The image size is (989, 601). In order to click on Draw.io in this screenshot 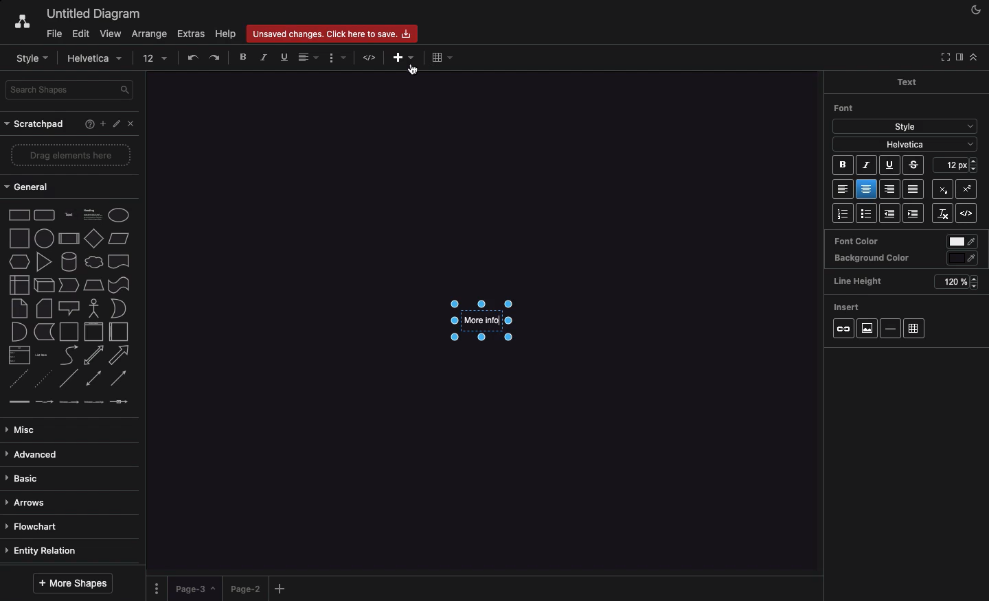, I will do `click(15, 23)`.